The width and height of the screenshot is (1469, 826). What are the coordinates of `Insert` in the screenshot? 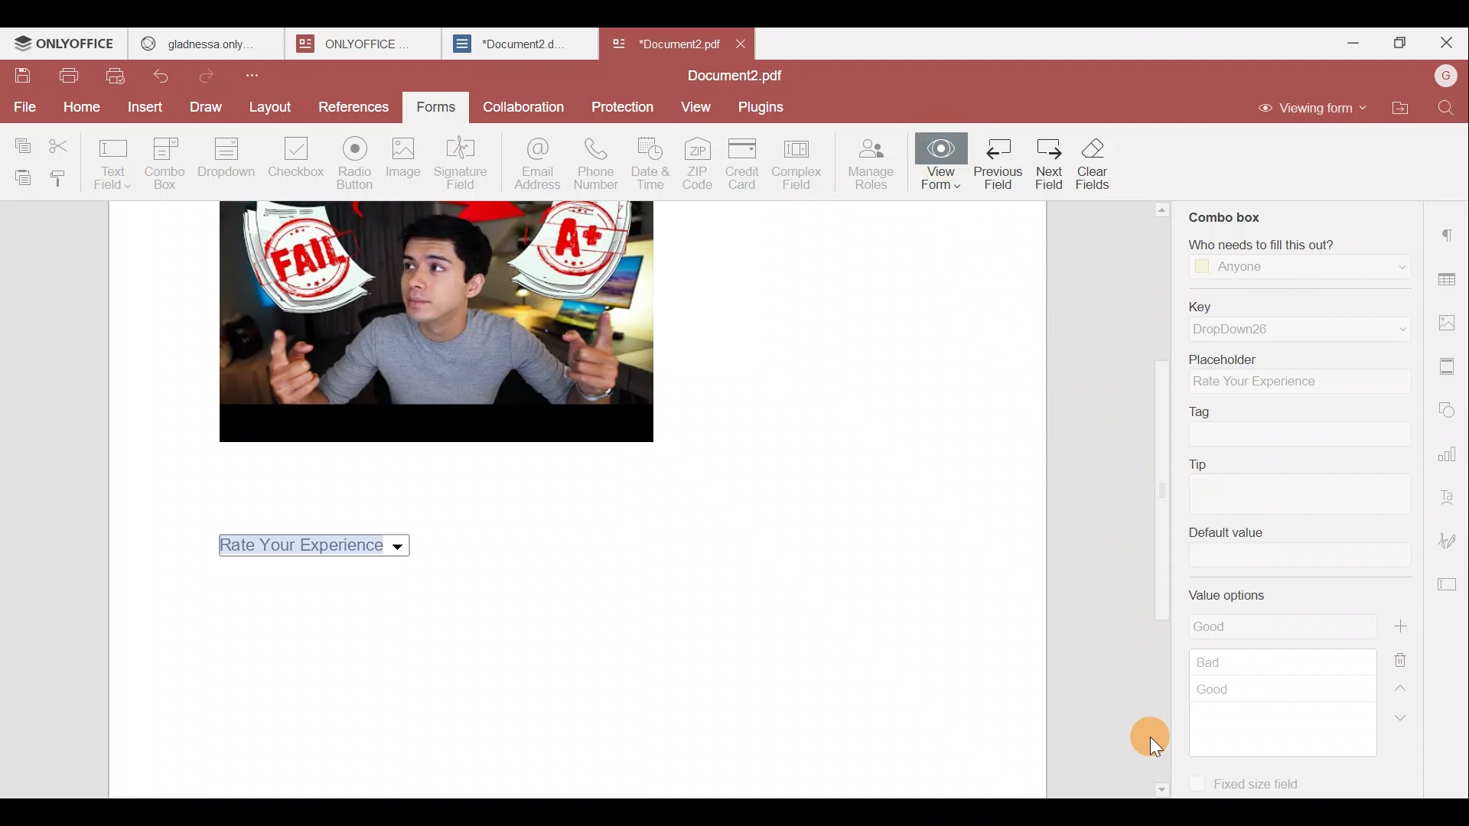 It's located at (141, 107).